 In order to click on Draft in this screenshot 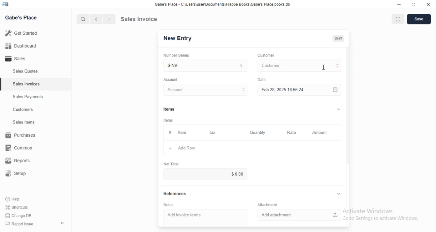, I will do `click(339, 38)`.